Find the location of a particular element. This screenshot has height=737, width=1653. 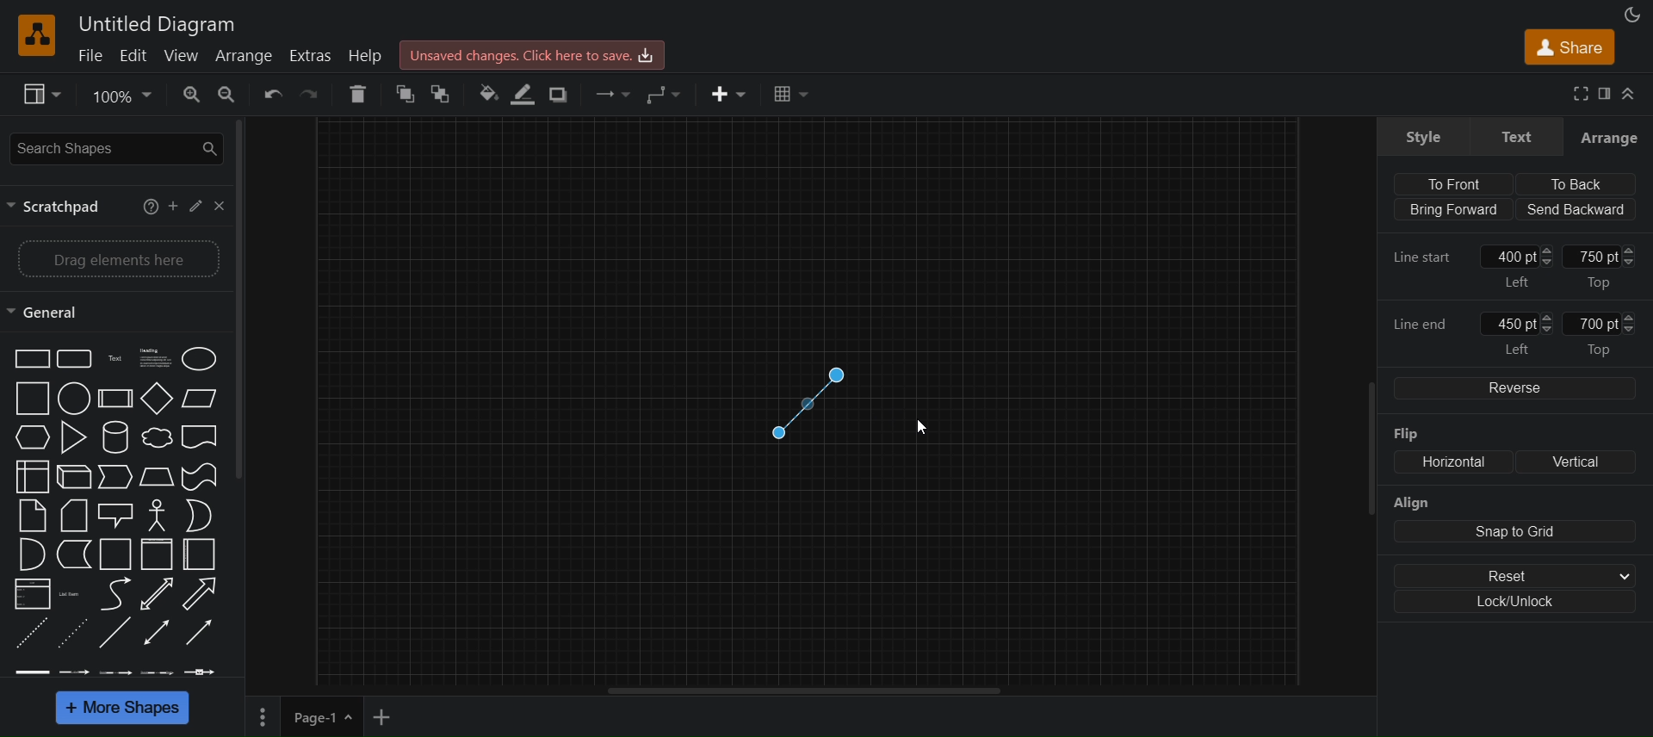

extras is located at coordinates (310, 56).